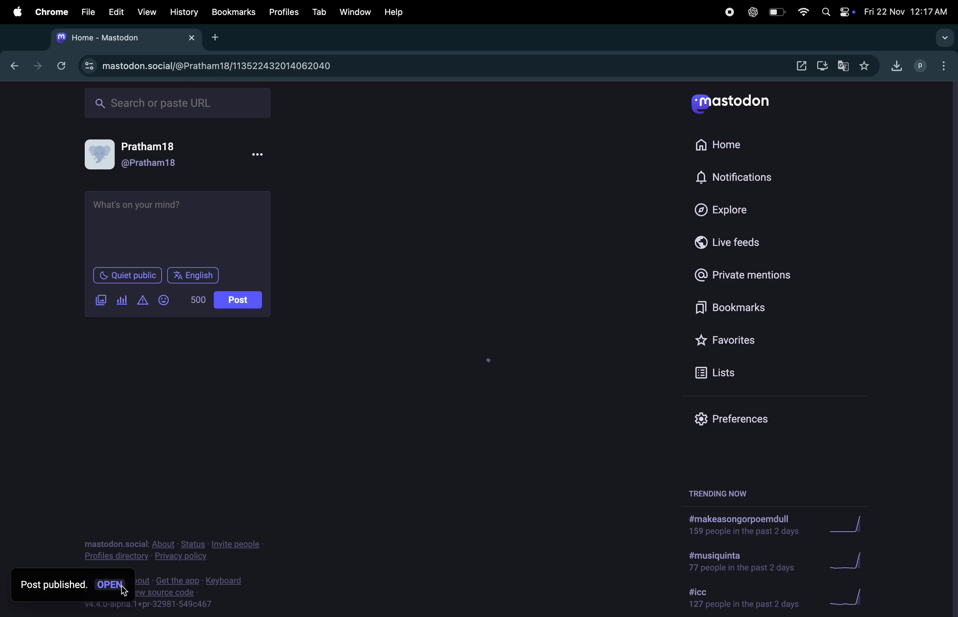 The width and height of the screenshot is (958, 617). Describe the element at coordinates (116, 12) in the screenshot. I see `edit` at that location.